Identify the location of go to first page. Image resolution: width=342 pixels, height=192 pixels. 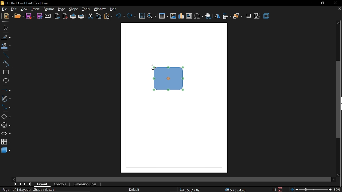
(14, 184).